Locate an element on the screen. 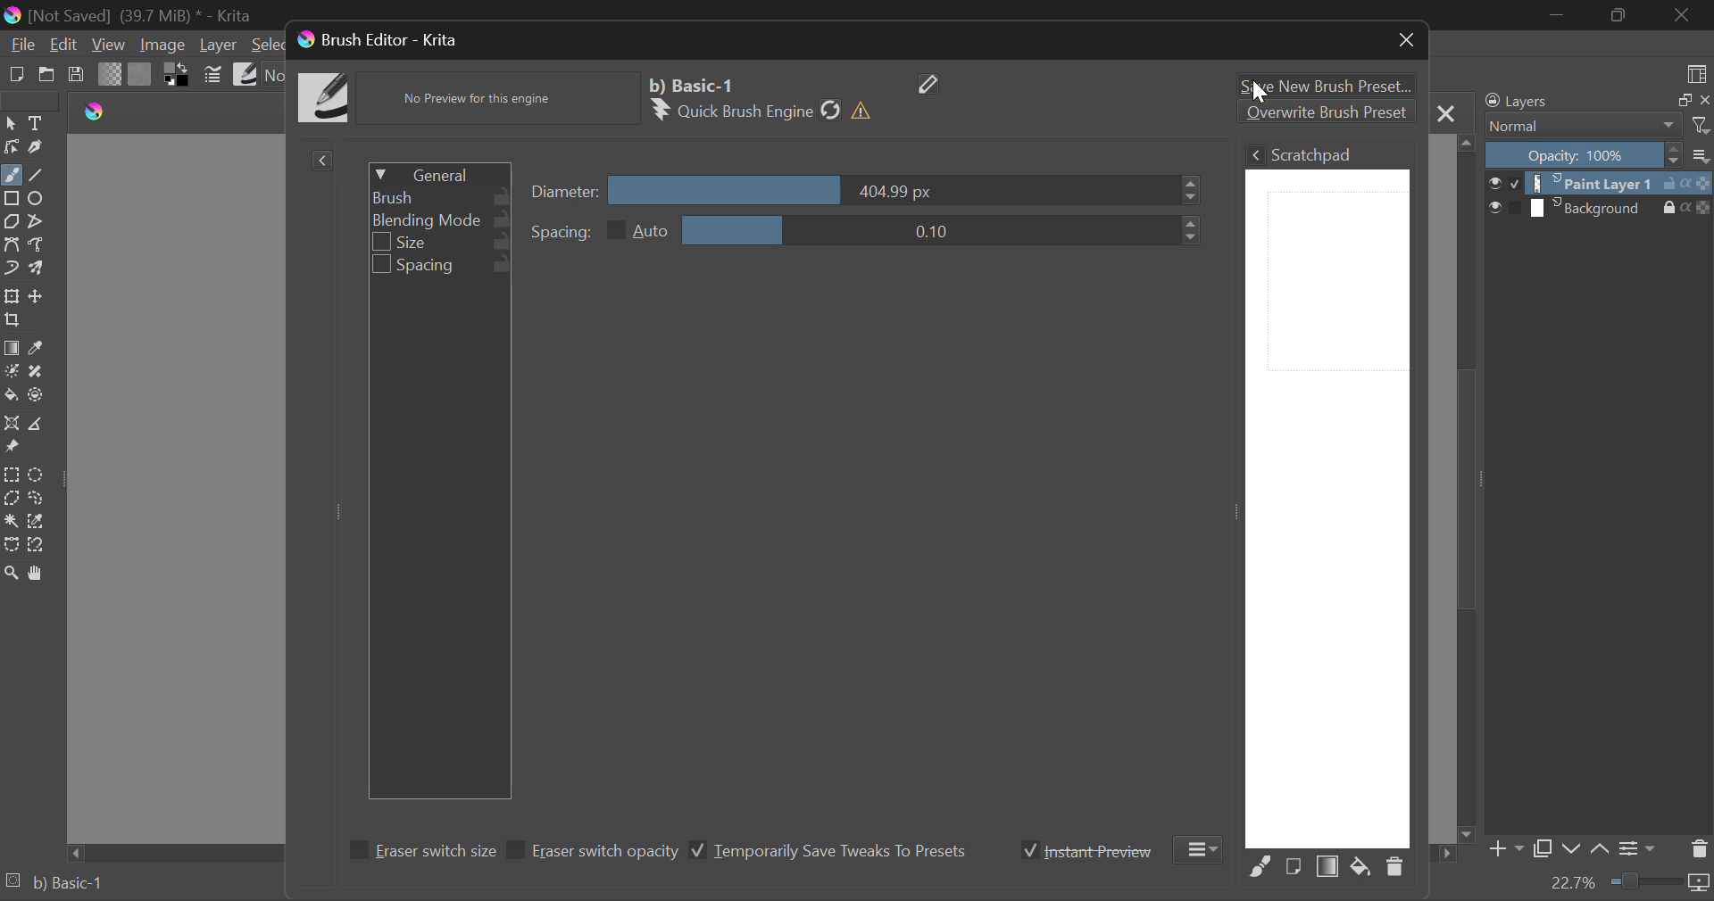 The image size is (1714, 901). Magnetic Selection is located at coordinates (37, 546).